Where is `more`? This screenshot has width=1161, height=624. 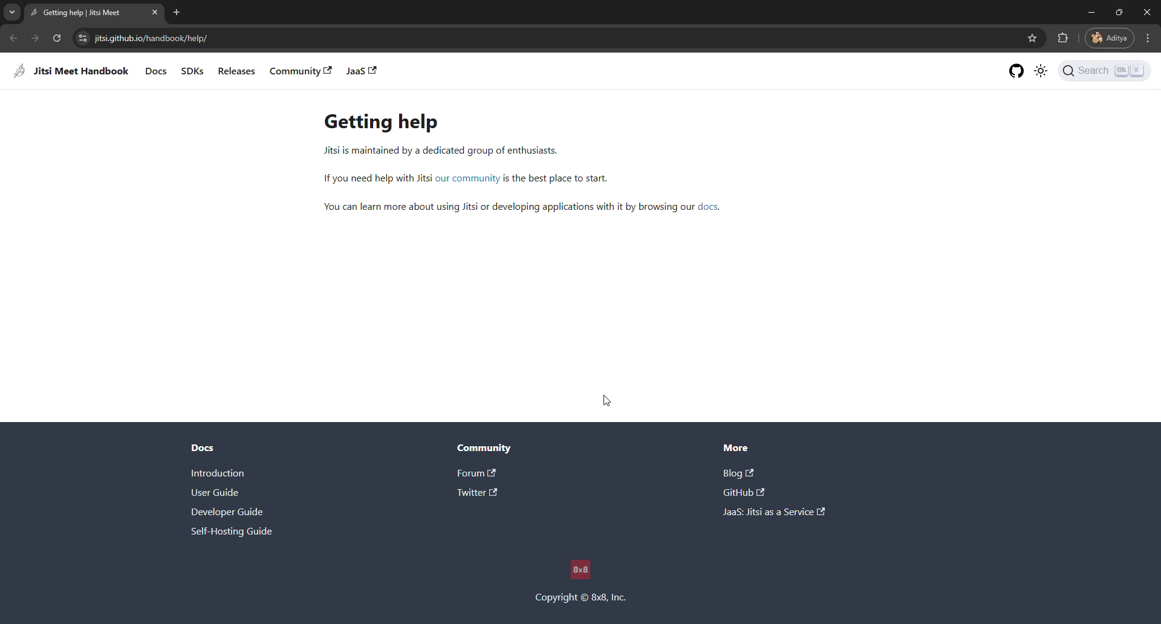
more is located at coordinates (1152, 39).